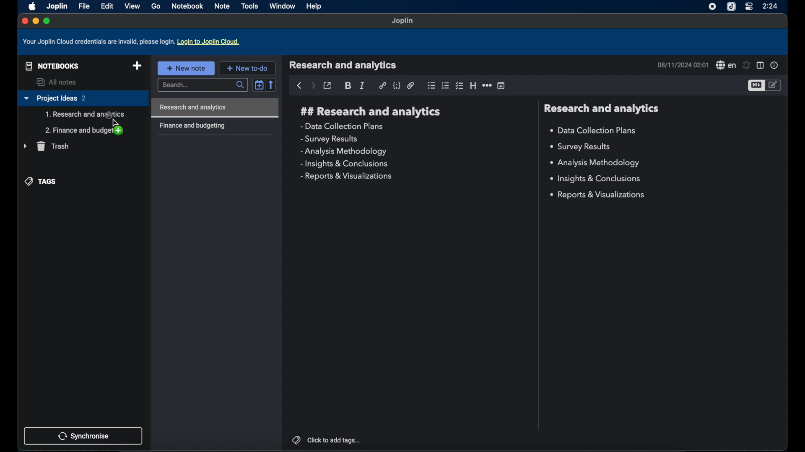 The image size is (805, 452). Describe the element at coordinates (272, 85) in the screenshot. I see `reverse sort order` at that location.